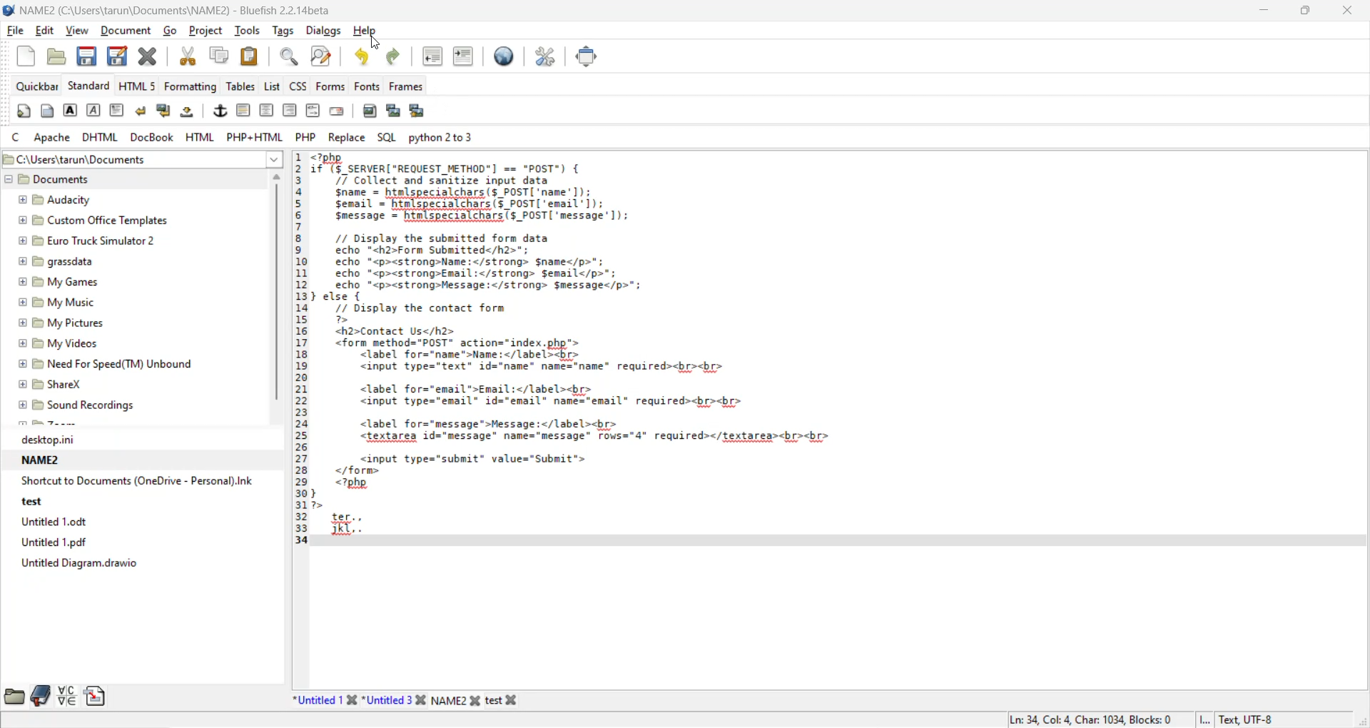  What do you see at coordinates (14, 30) in the screenshot?
I see `file` at bounding box center [14, 30].